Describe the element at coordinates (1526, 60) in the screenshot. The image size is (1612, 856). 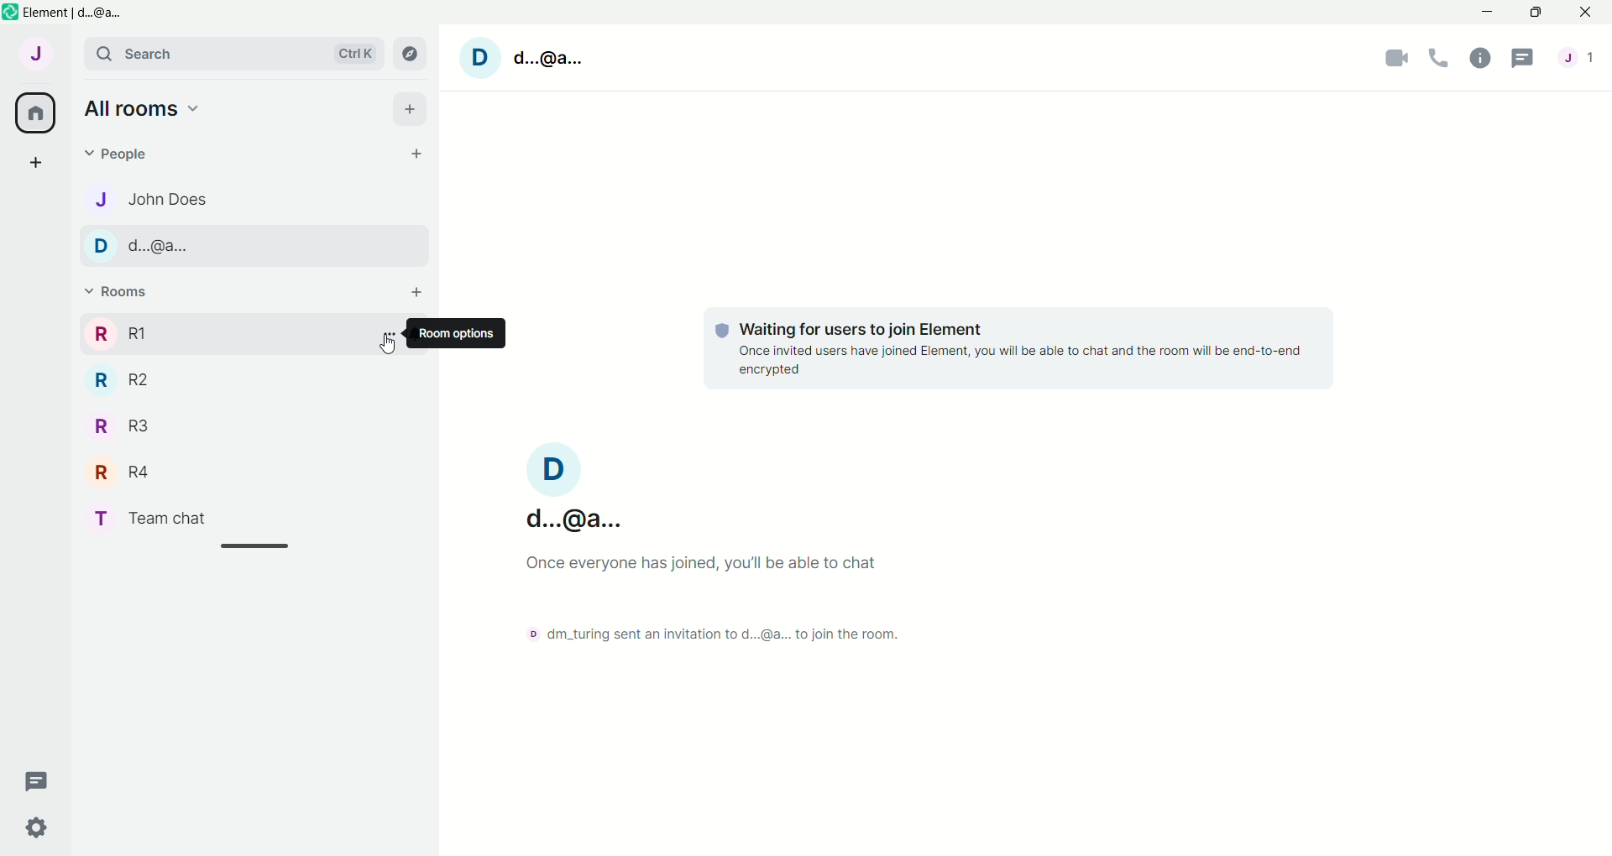
I see `Chat` at that location.